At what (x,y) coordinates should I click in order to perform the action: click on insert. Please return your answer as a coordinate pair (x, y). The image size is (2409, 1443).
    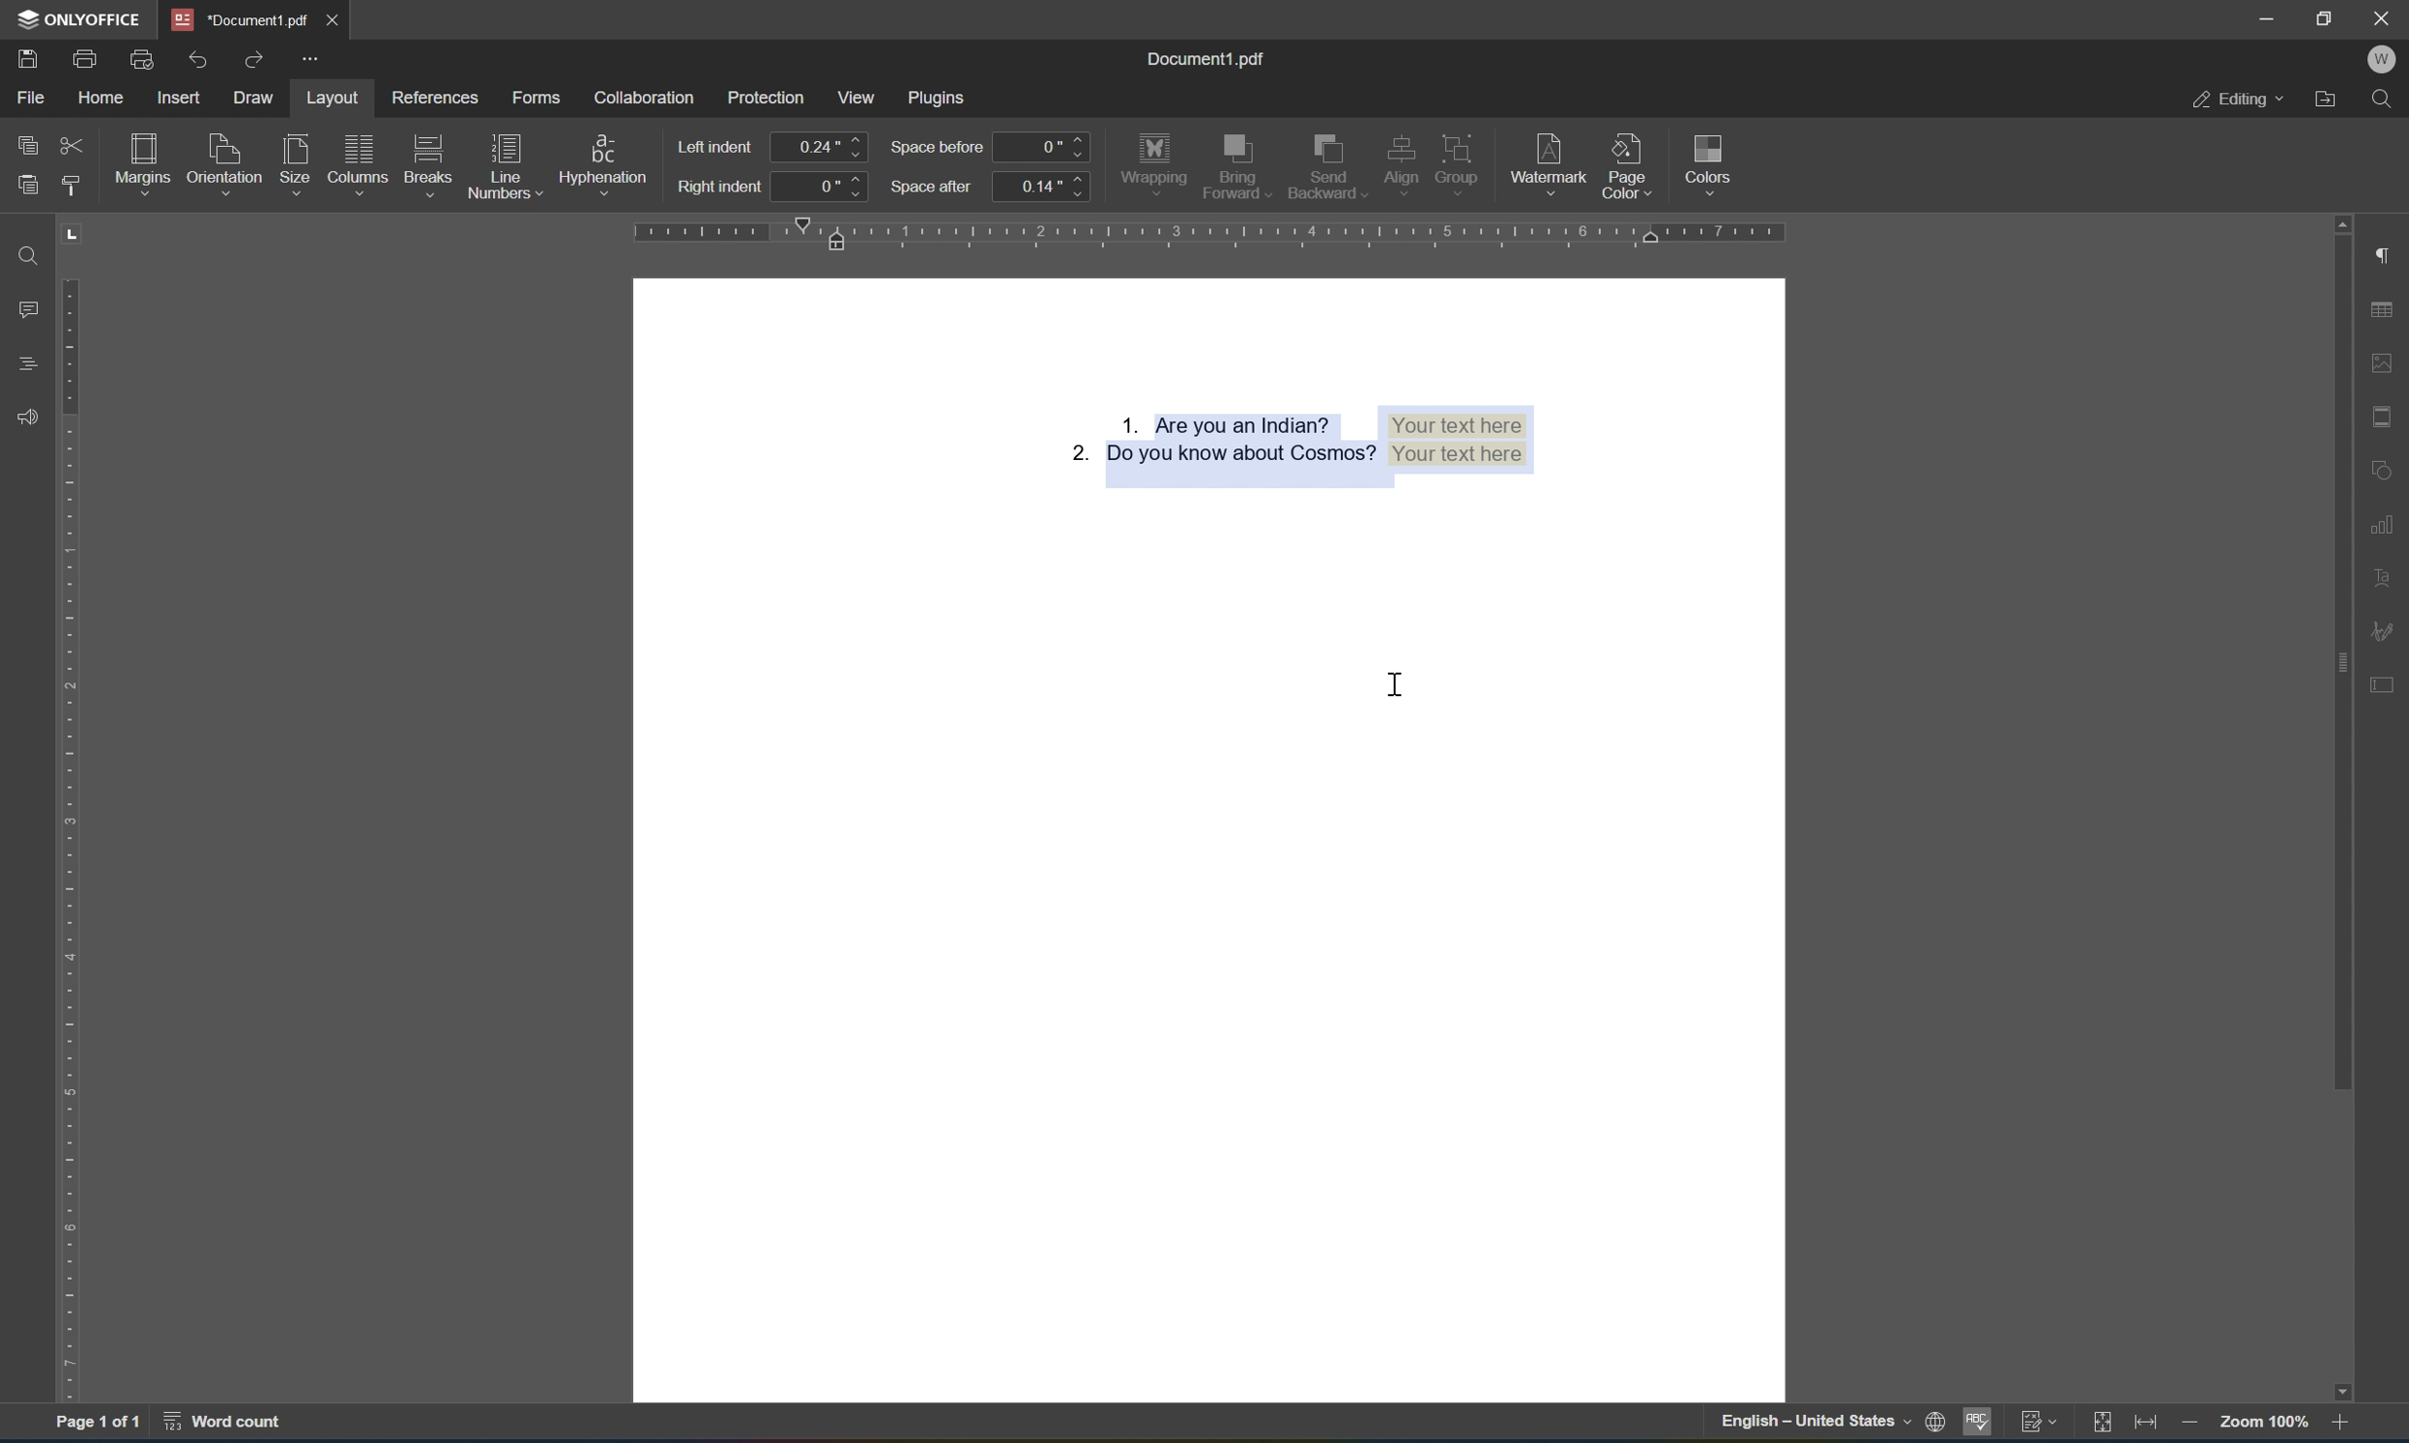
    Looking at the image, I should click on (184, 97).